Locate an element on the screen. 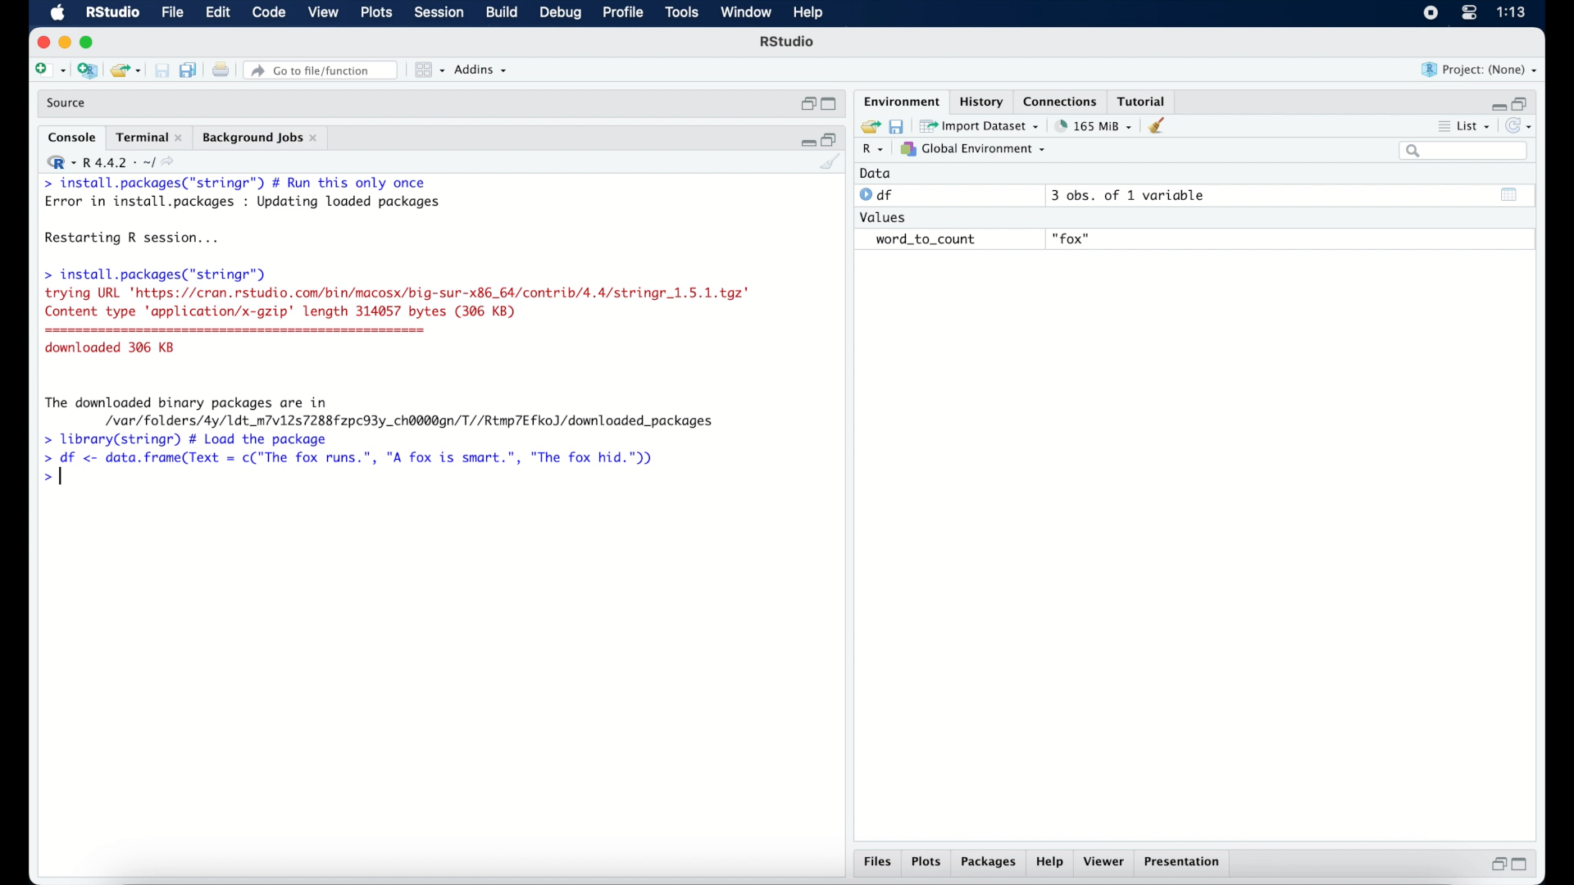  restore down is located at coordinates (1496, 864).